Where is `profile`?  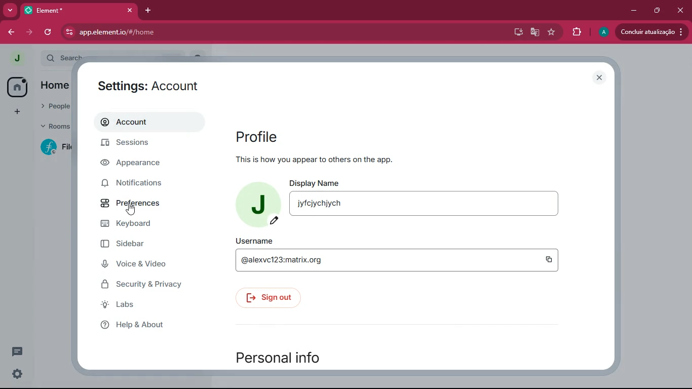 profile is located at coordinates (259, 136).